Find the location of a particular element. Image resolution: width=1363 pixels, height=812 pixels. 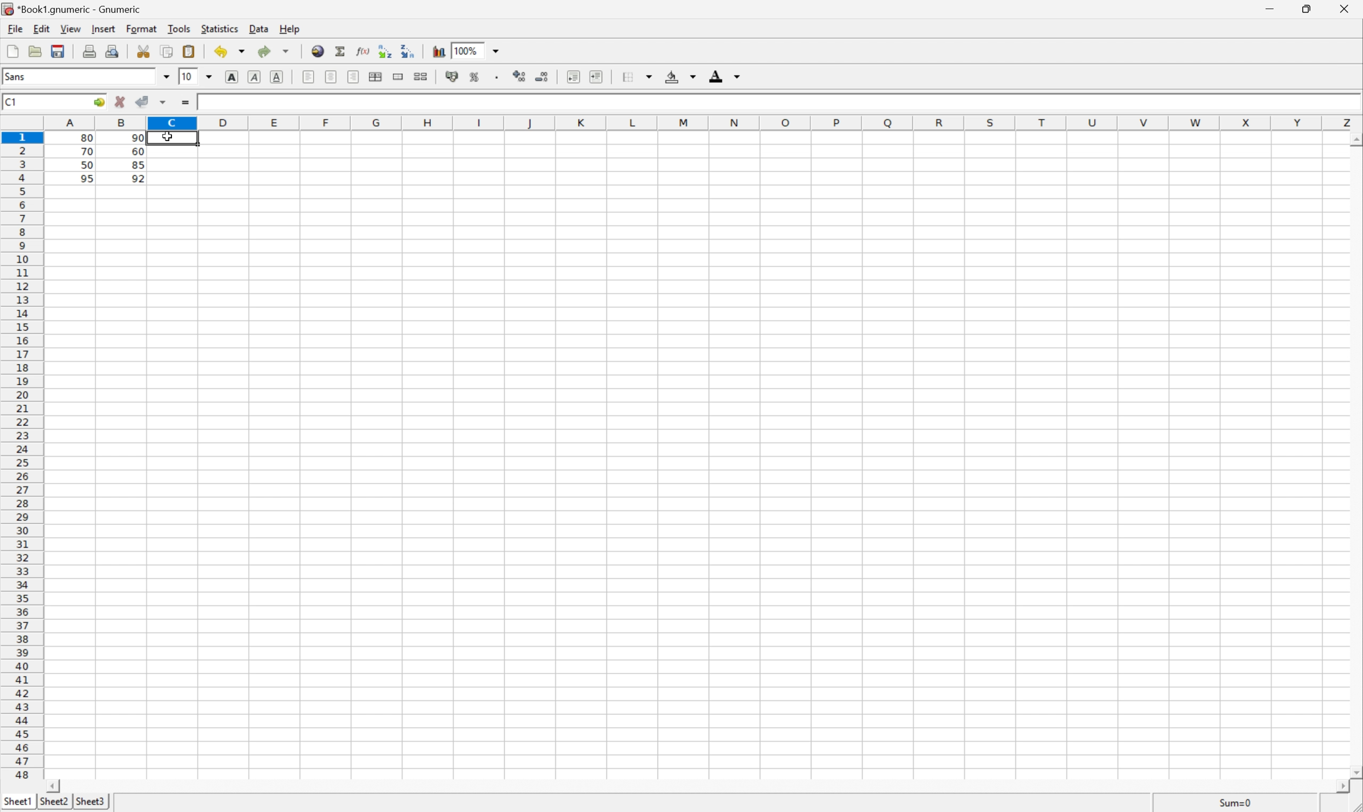

Scroll Down is located at coordinates (1354, 770).